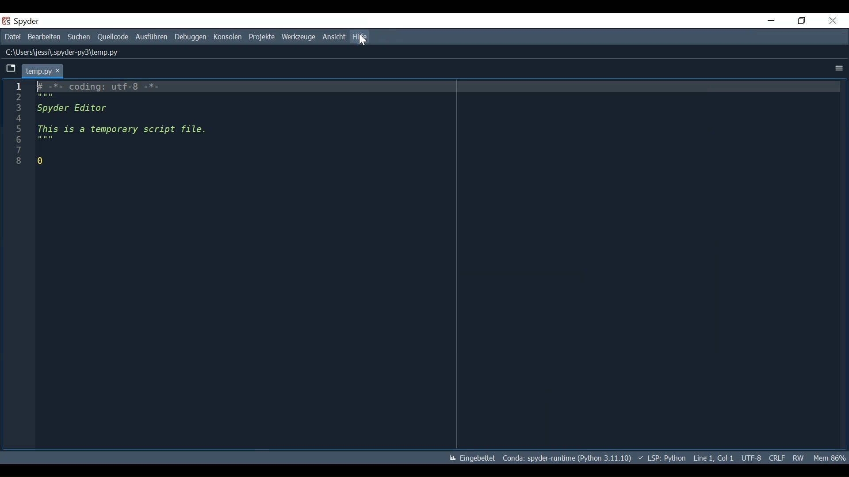 The image size is (849, 477). Describe the element at coordinates (43, 70) in the screenshot. I see `temp.py` at that location.